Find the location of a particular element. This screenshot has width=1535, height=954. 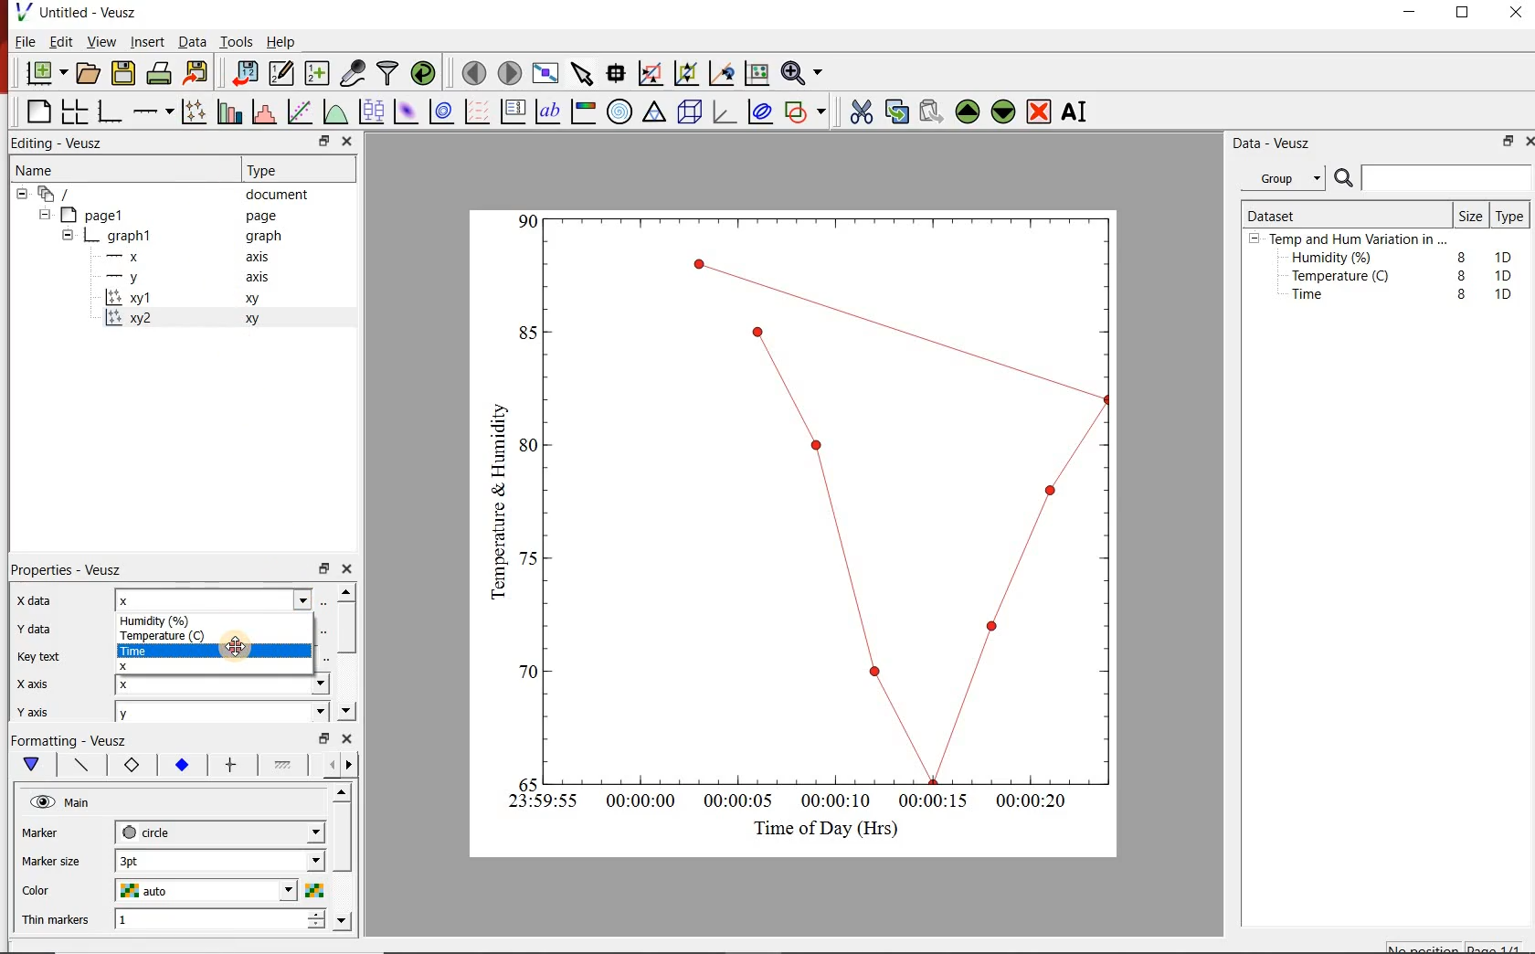

document is located at coordinates (283, 195).